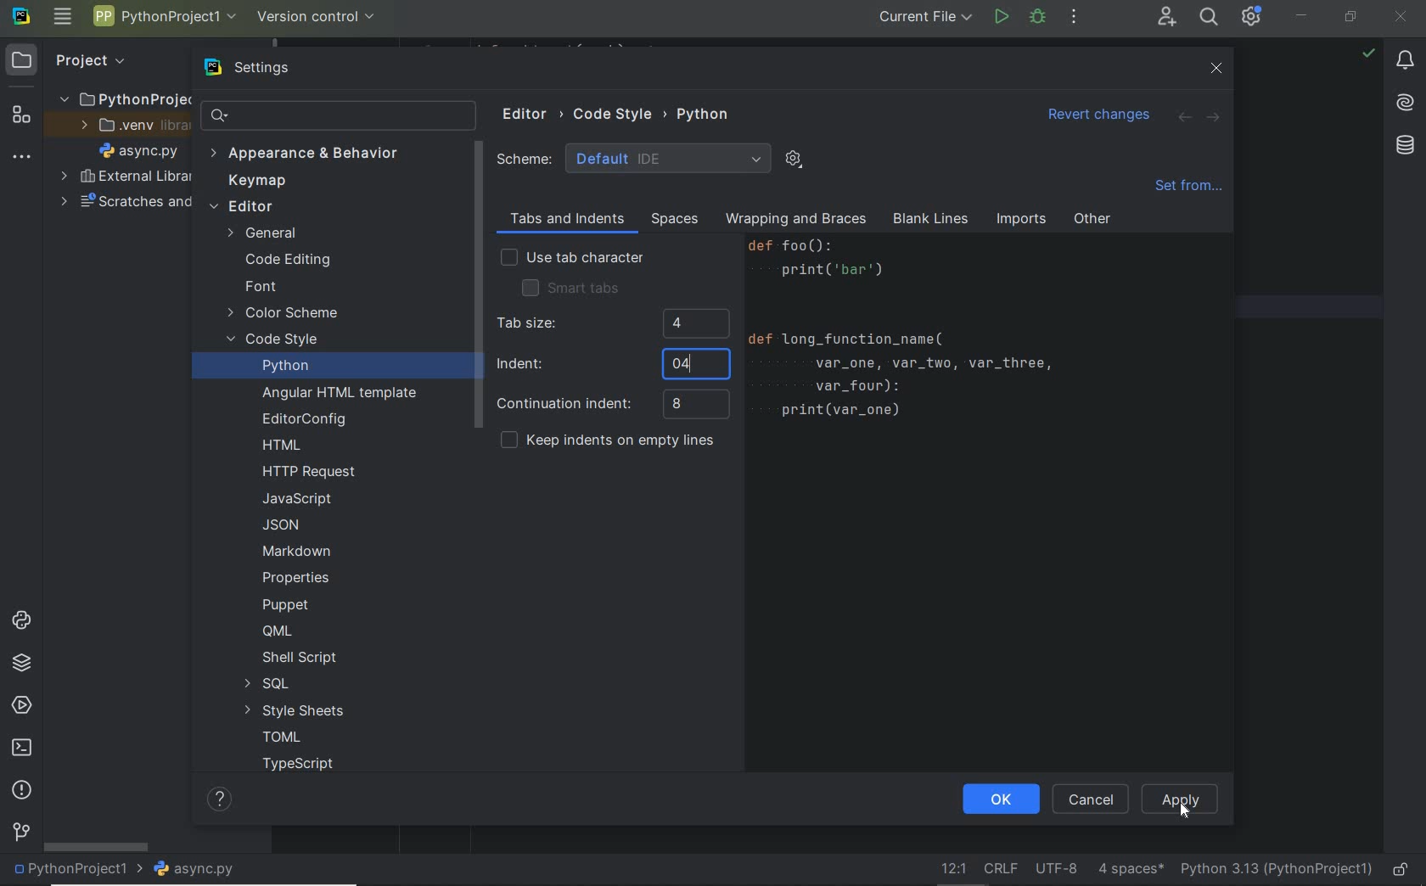  Describe the element at coordinates (1131, 867) in the screenshot. I see `indent` at that location.